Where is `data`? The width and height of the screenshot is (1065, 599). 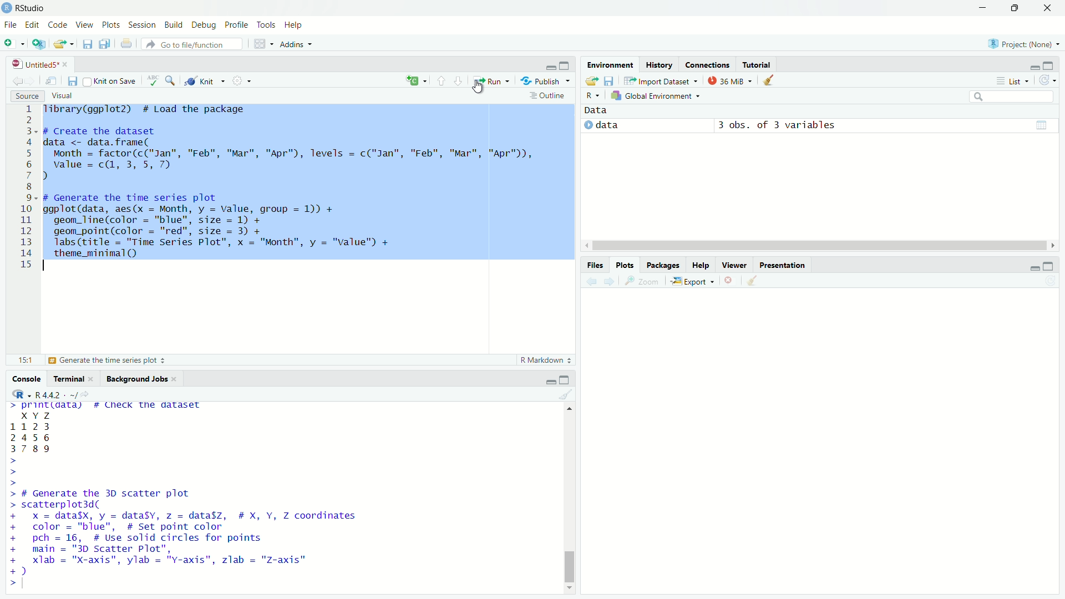
data is located at coordinates (44, 433).